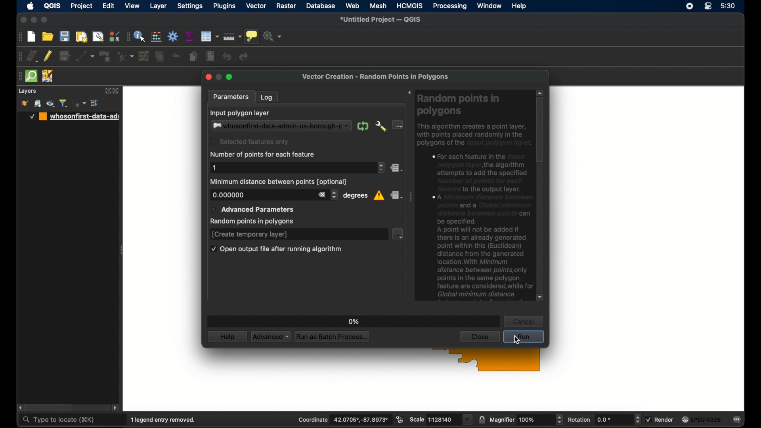 This screenshot has width=761, height=428. I want to click on save project, so click(65, 36).